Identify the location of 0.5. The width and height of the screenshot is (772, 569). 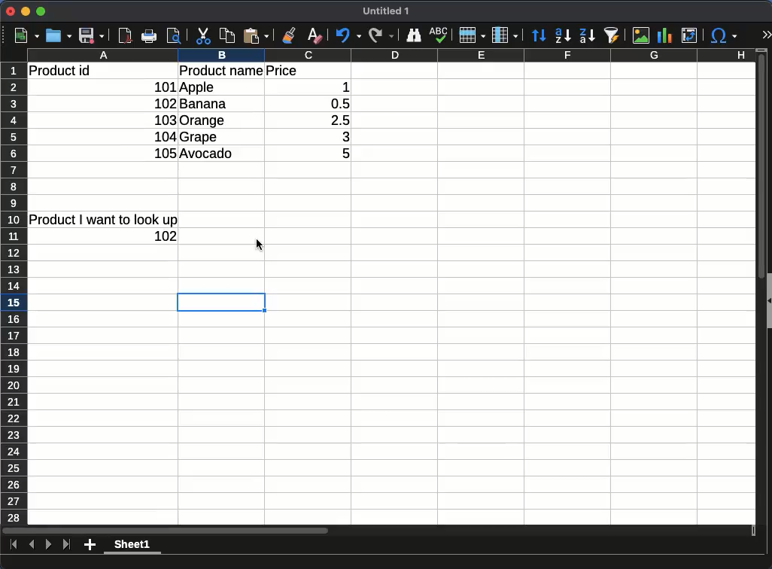
(336, 104).